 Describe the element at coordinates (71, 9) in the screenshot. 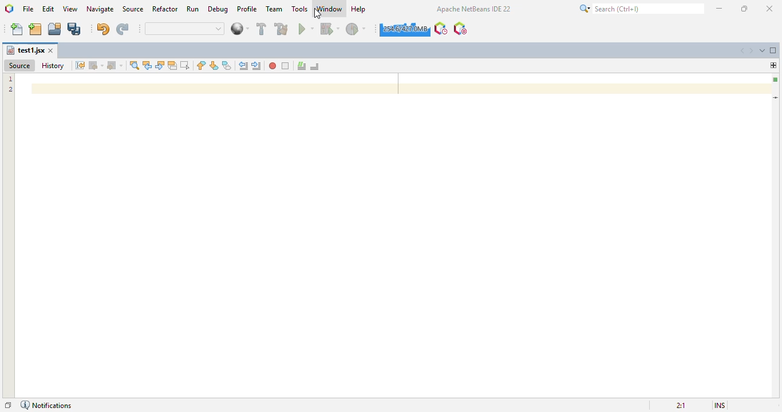

I see `view` at that location.